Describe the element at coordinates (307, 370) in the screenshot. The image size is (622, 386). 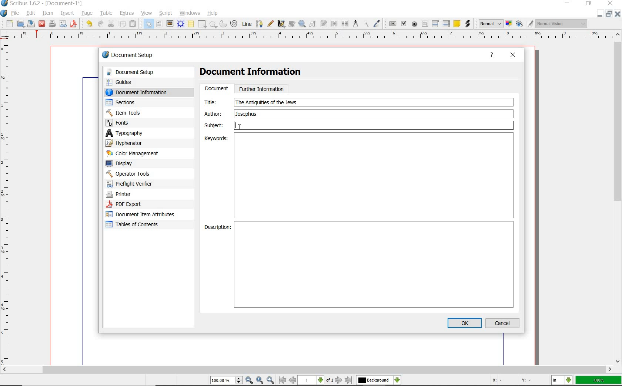
I see `scrollbar` at that location.